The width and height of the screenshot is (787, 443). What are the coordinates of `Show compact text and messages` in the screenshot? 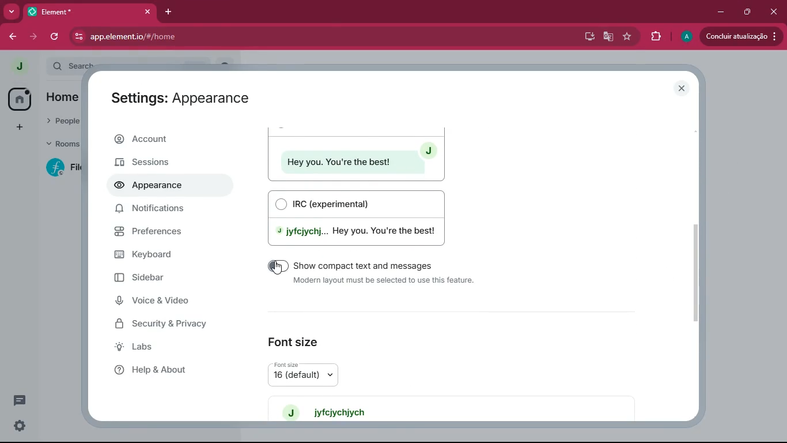 It's located at (369, 265).